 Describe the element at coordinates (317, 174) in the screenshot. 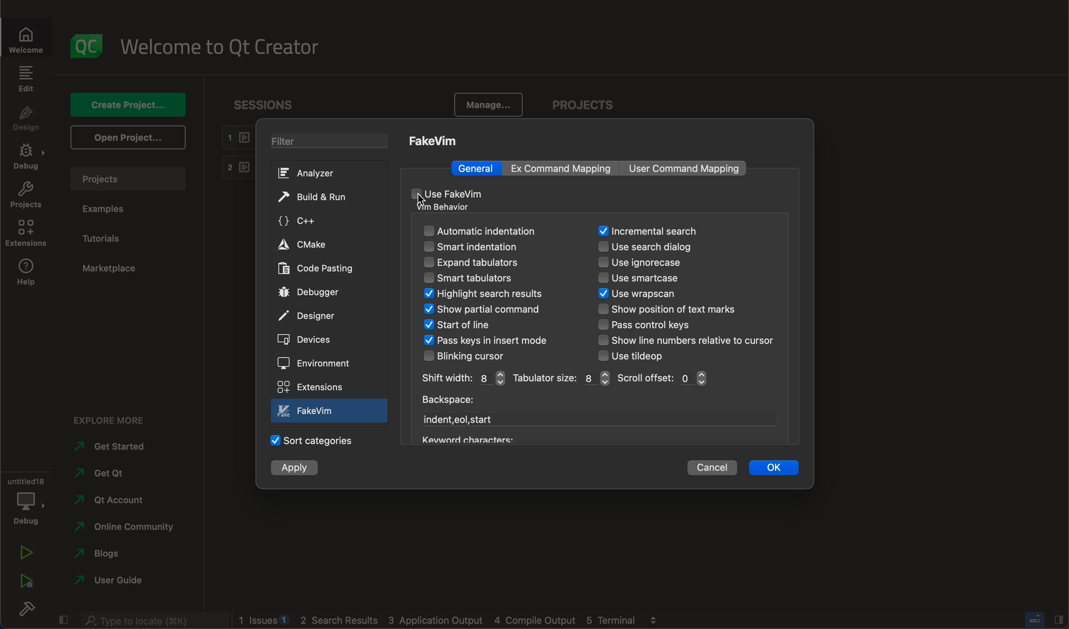

I see `analyzer` at that location.